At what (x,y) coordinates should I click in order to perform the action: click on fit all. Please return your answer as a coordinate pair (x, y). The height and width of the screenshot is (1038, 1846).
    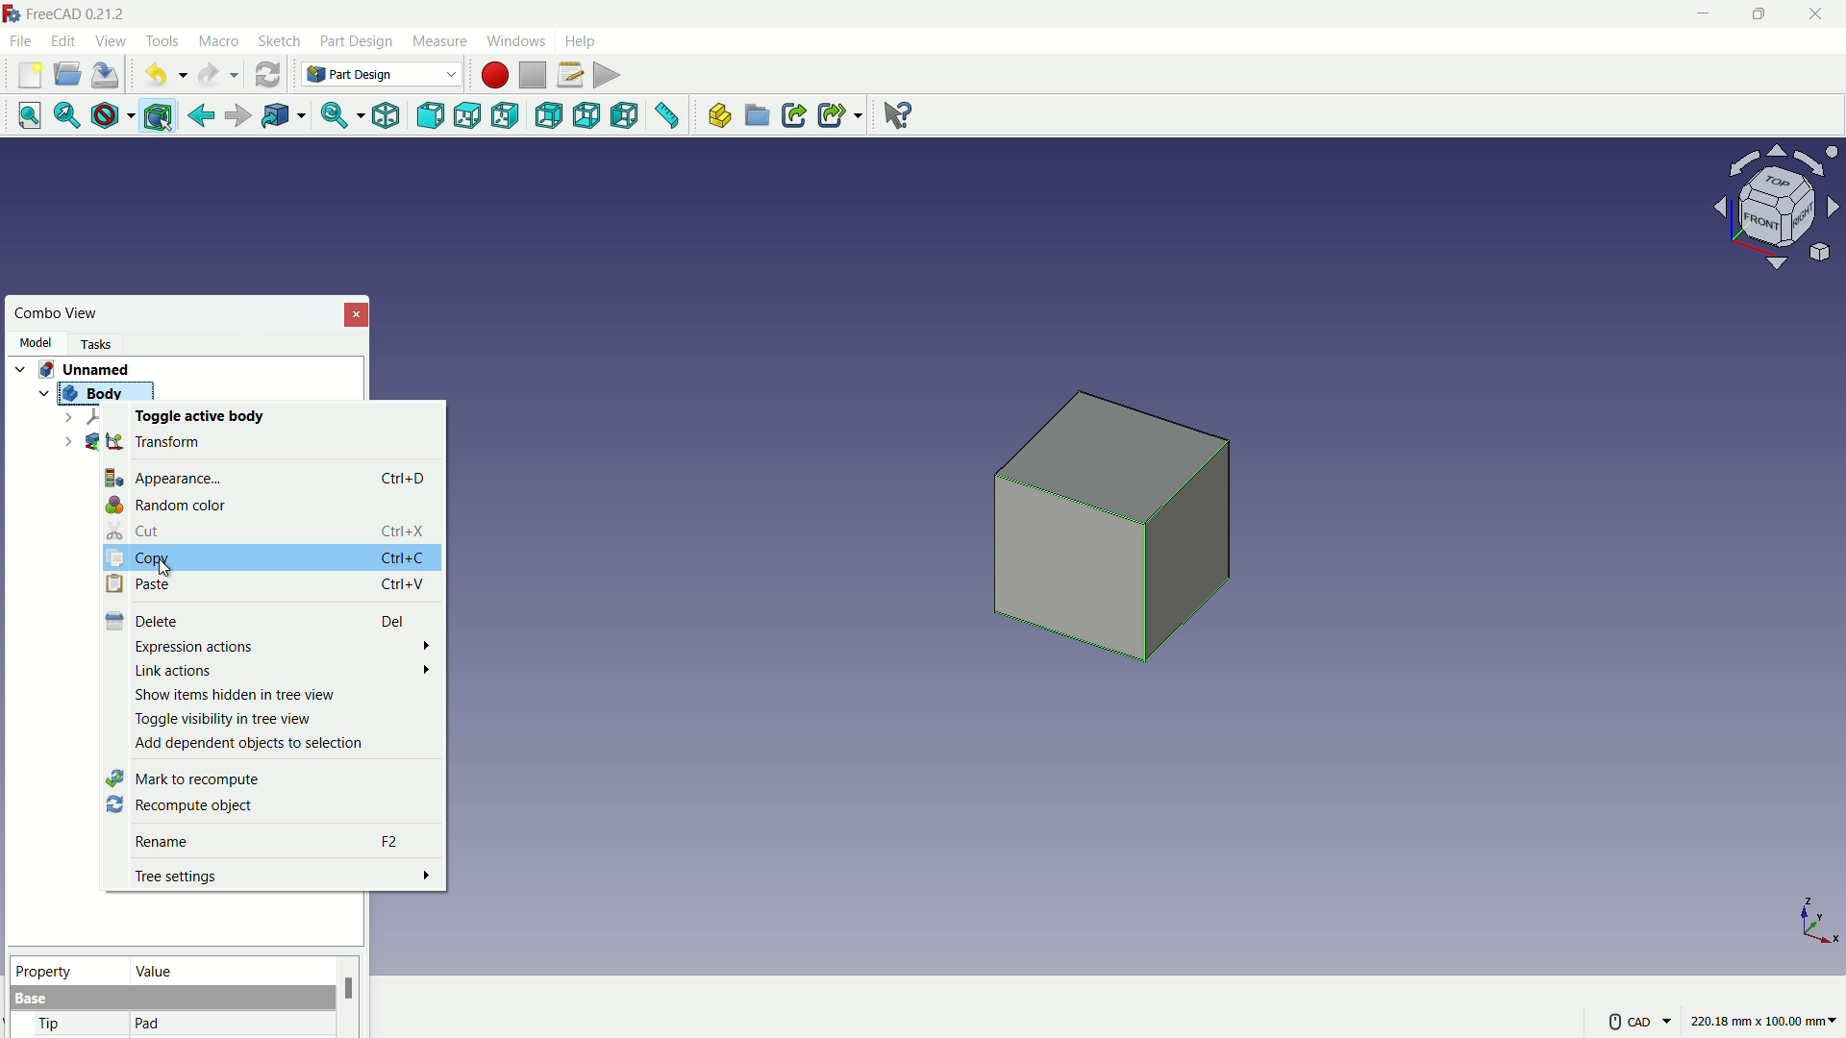
    Looking at the image, I should click on (23, 114).